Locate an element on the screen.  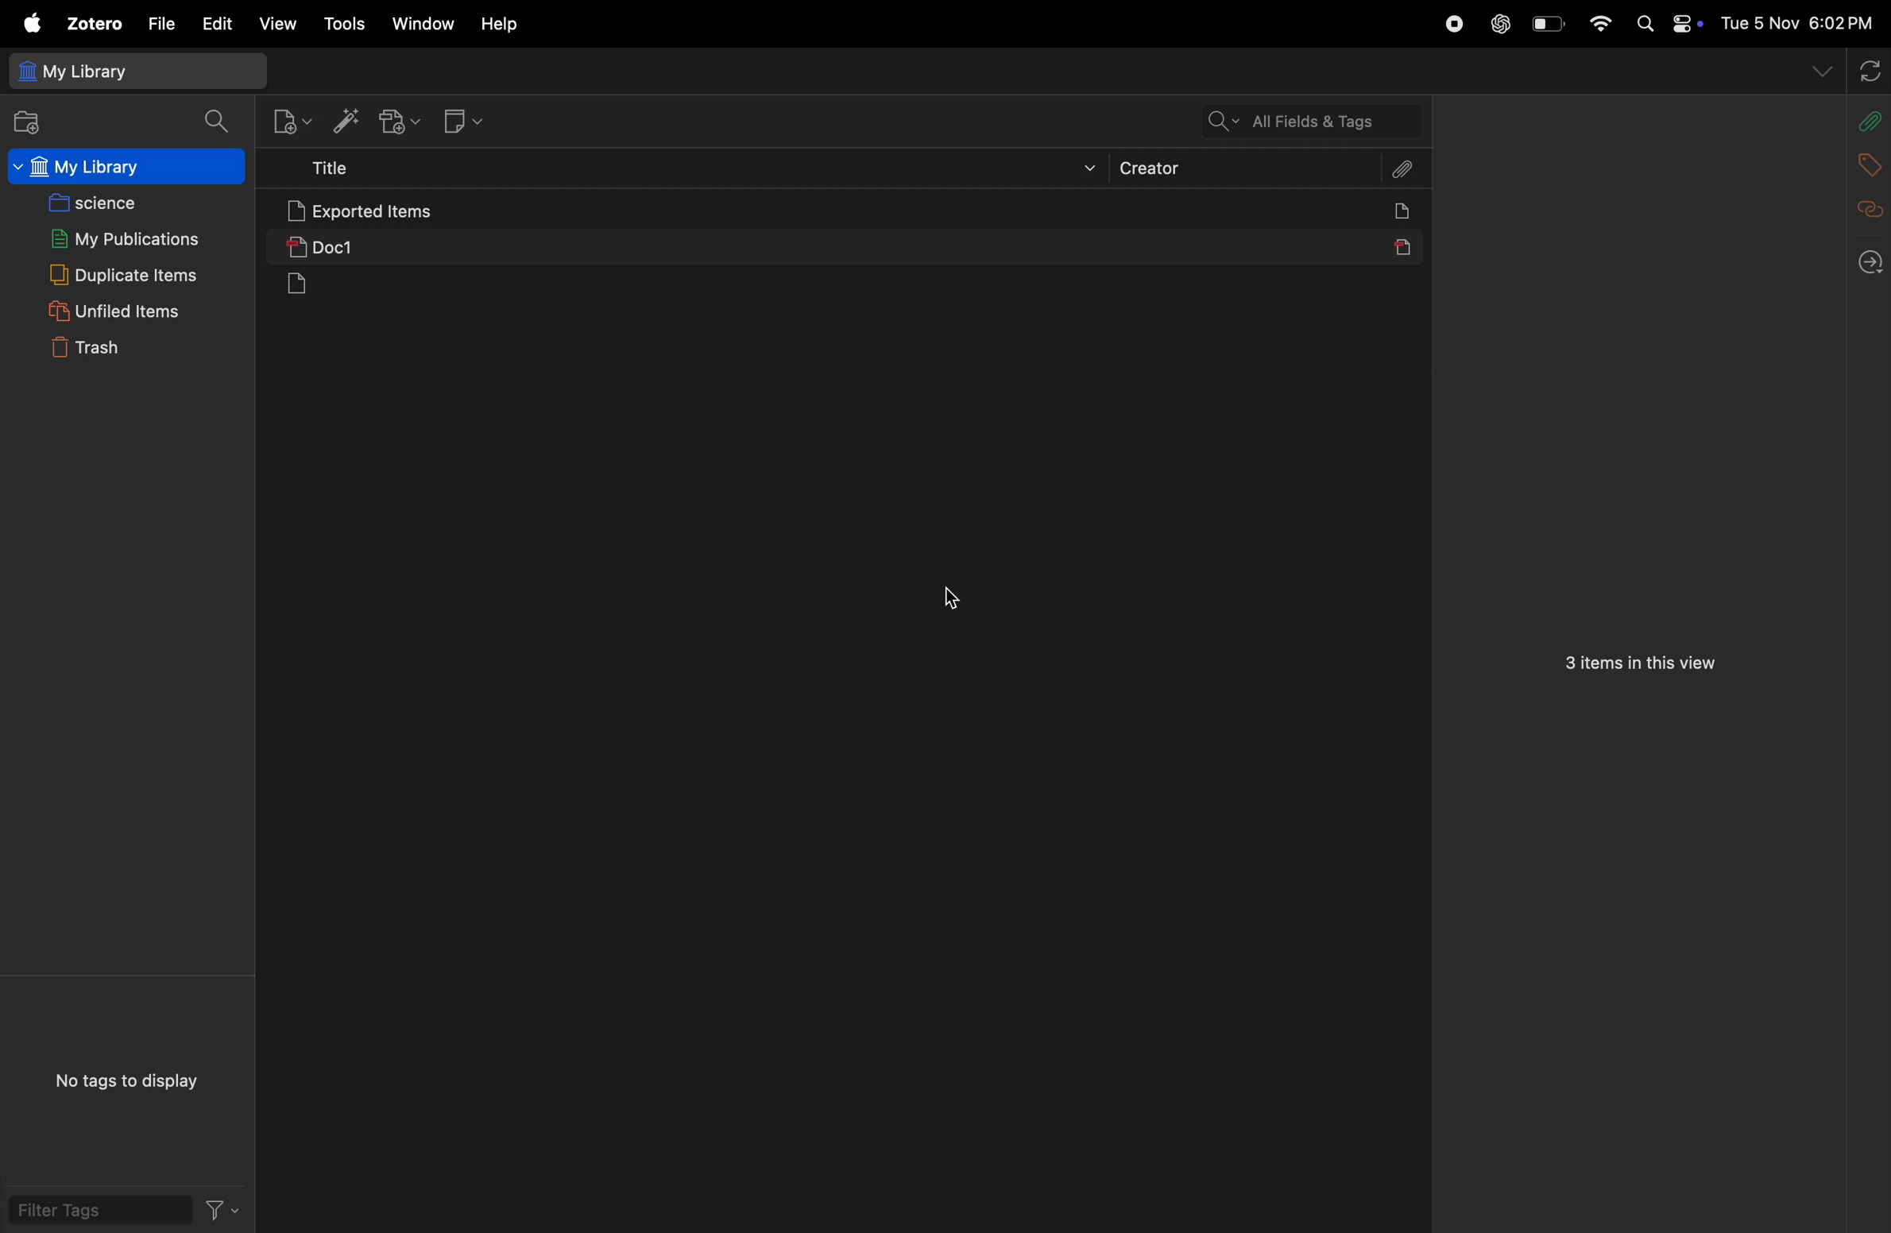
science is located at coordinates (99, 203).